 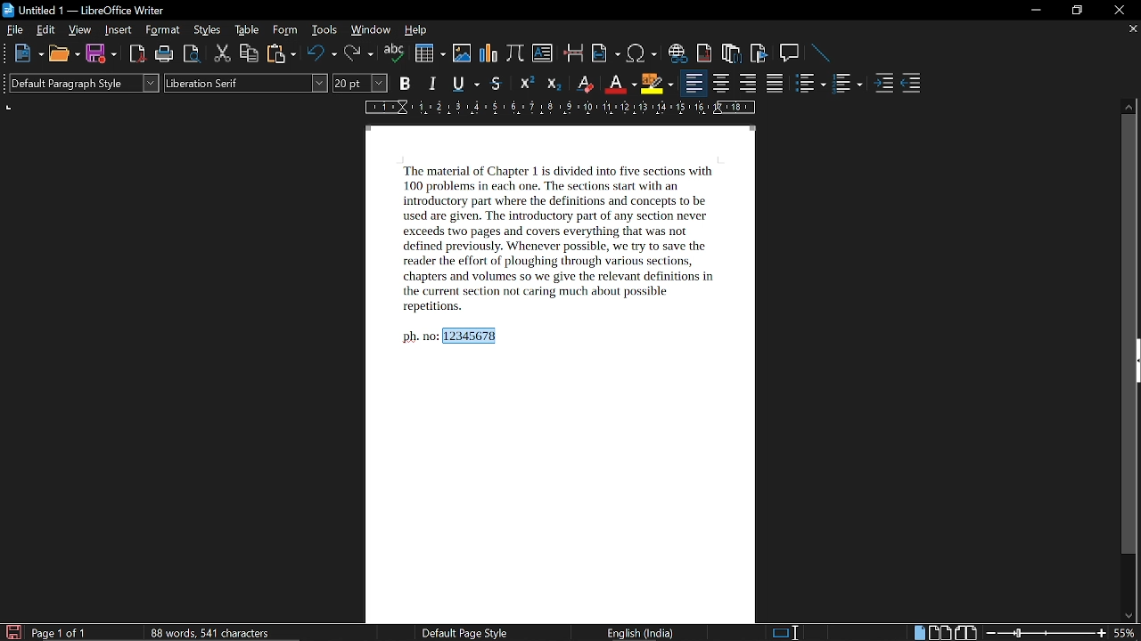 I want to click on help, so click(x=415, y=32).